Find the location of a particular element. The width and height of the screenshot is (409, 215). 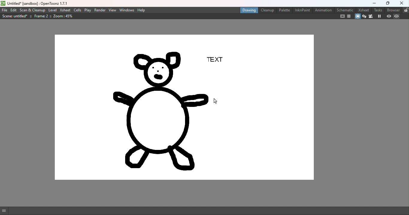

Camera stand view is located at coordinates (357, 16).